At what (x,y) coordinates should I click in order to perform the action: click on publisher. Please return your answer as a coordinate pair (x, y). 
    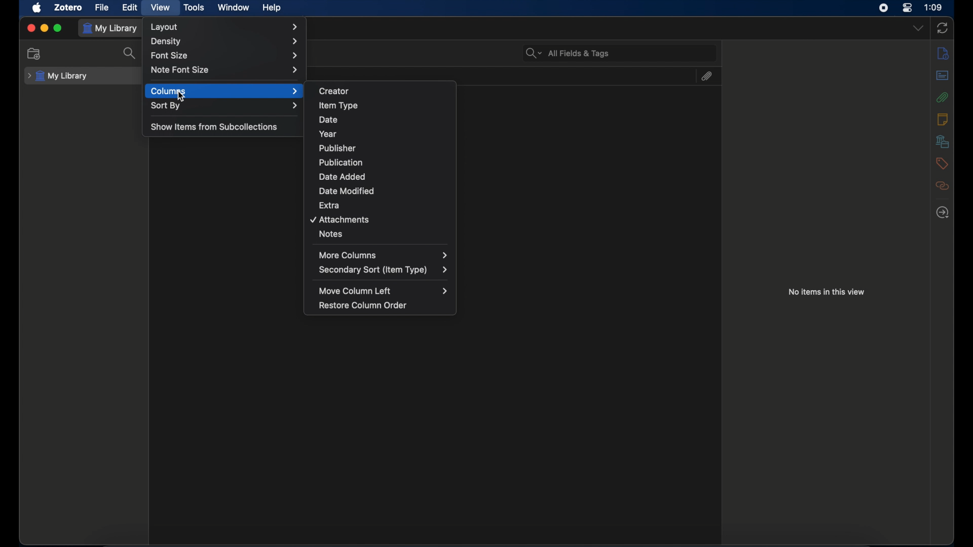
    Looking at the image, I should click on (338, 148).